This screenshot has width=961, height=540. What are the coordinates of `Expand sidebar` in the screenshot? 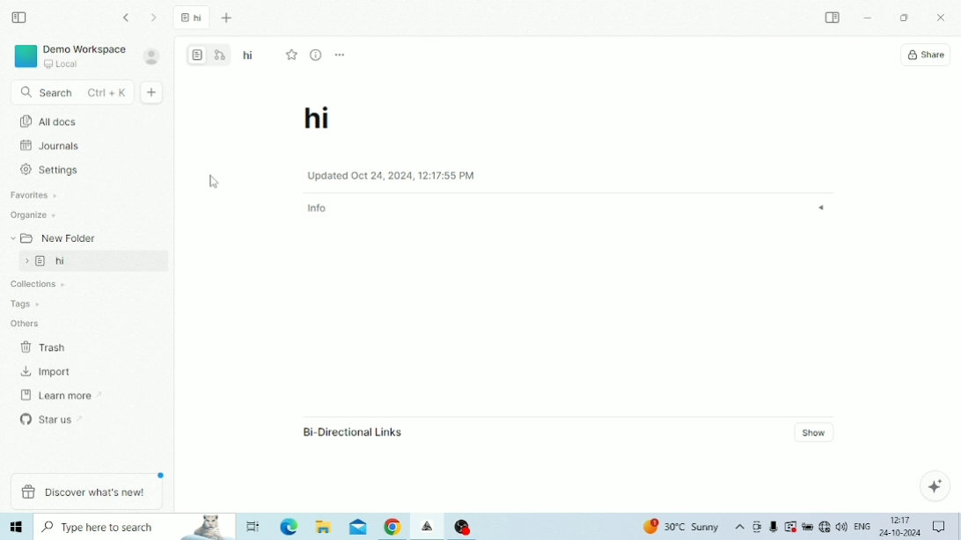 It's located at (833, 17).